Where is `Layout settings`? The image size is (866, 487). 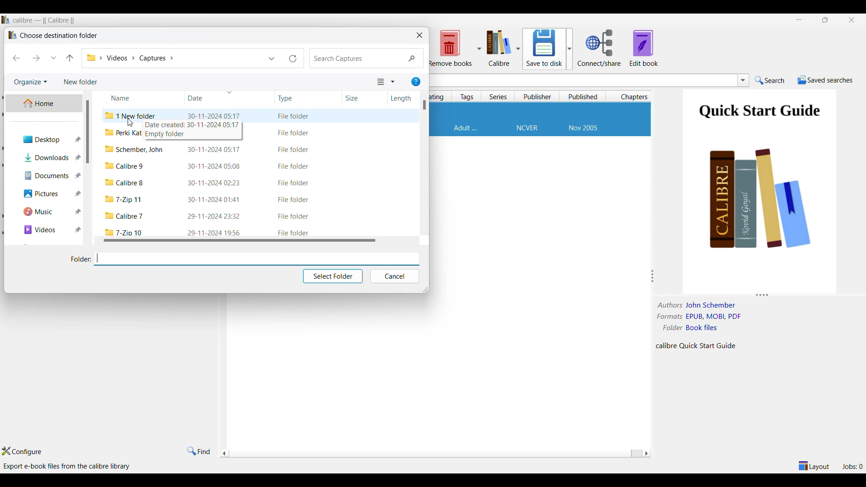 Layout settings is located at coordinates (814, 466).